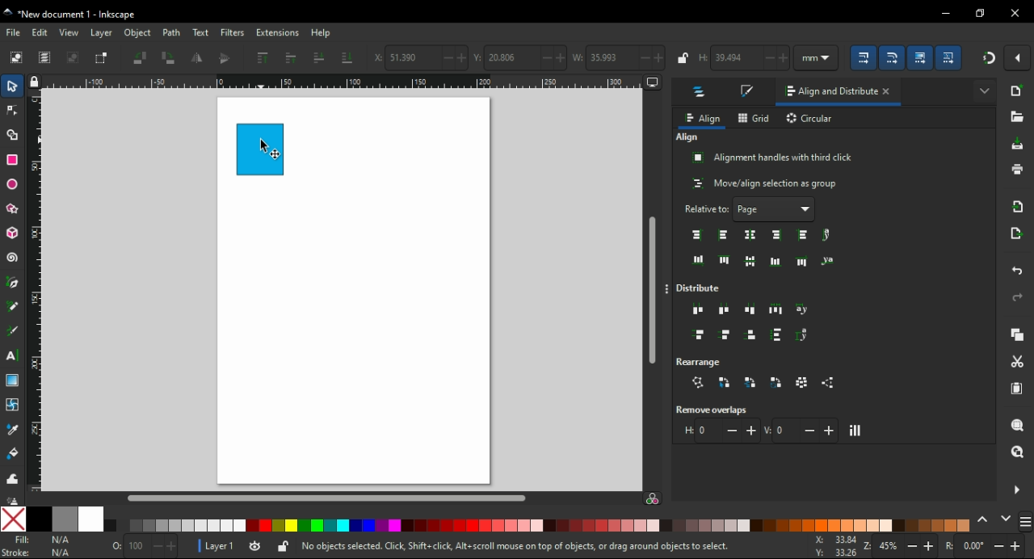 The width and height of the screenshot is (1034, 559). I want to click on units, so click(822, 57).